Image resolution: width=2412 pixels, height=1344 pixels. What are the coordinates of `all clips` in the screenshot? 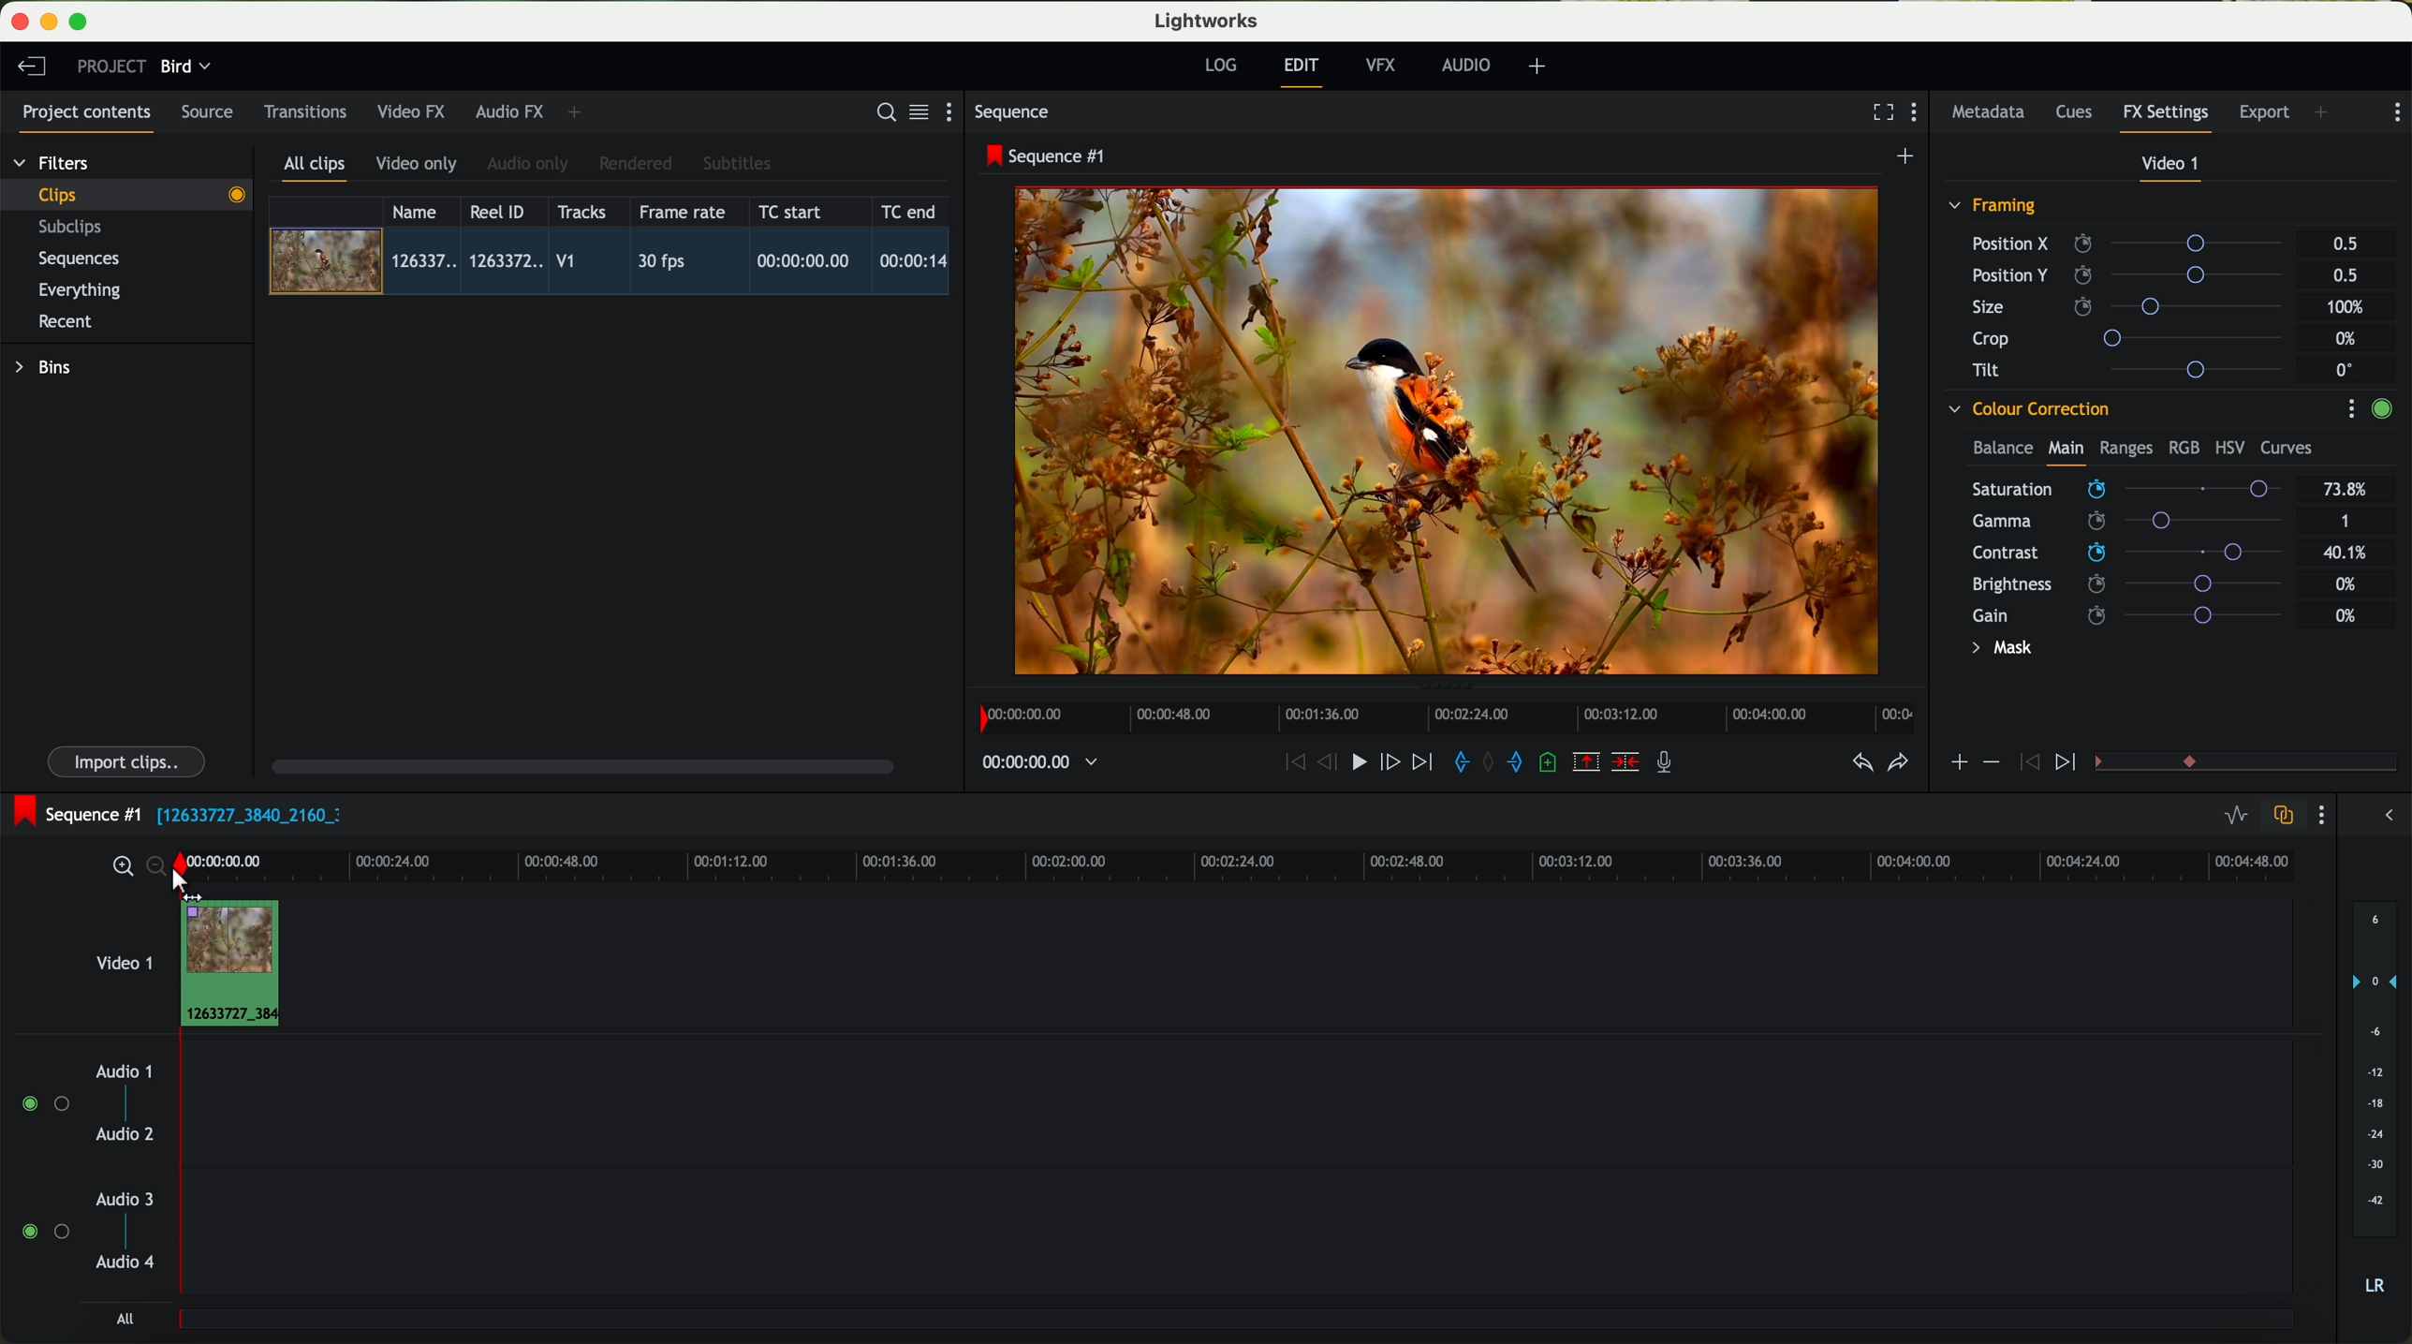 It's located at (316, 170).